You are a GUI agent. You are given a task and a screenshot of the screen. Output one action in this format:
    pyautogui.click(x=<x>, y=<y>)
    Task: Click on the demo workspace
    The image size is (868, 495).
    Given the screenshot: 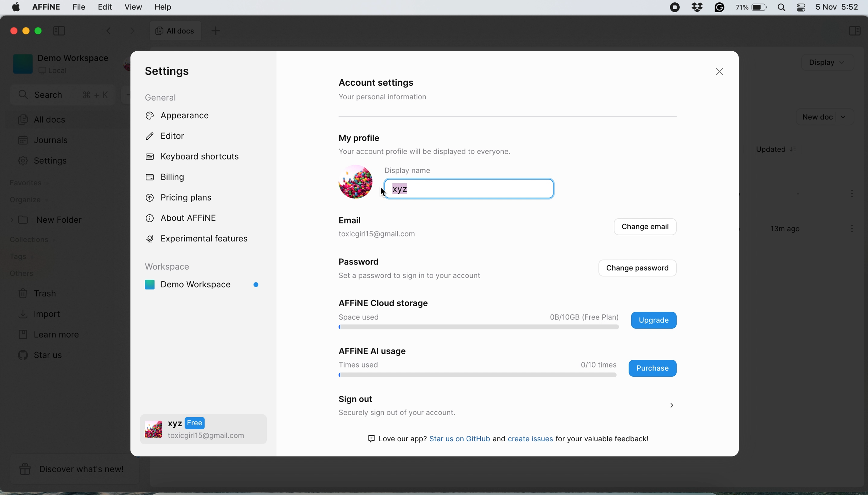 What is the action you would take?
    pyautogui.click(x=205, y=279)
    